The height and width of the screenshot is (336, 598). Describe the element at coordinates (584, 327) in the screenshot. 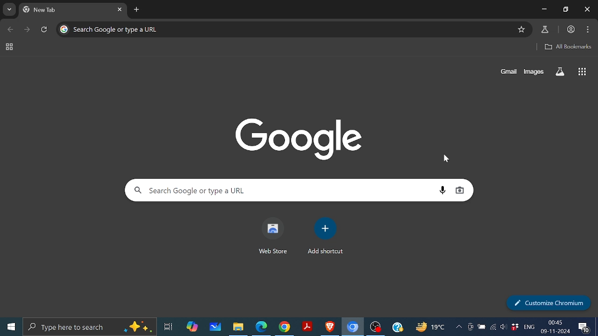

I see `Notifications` at that location.